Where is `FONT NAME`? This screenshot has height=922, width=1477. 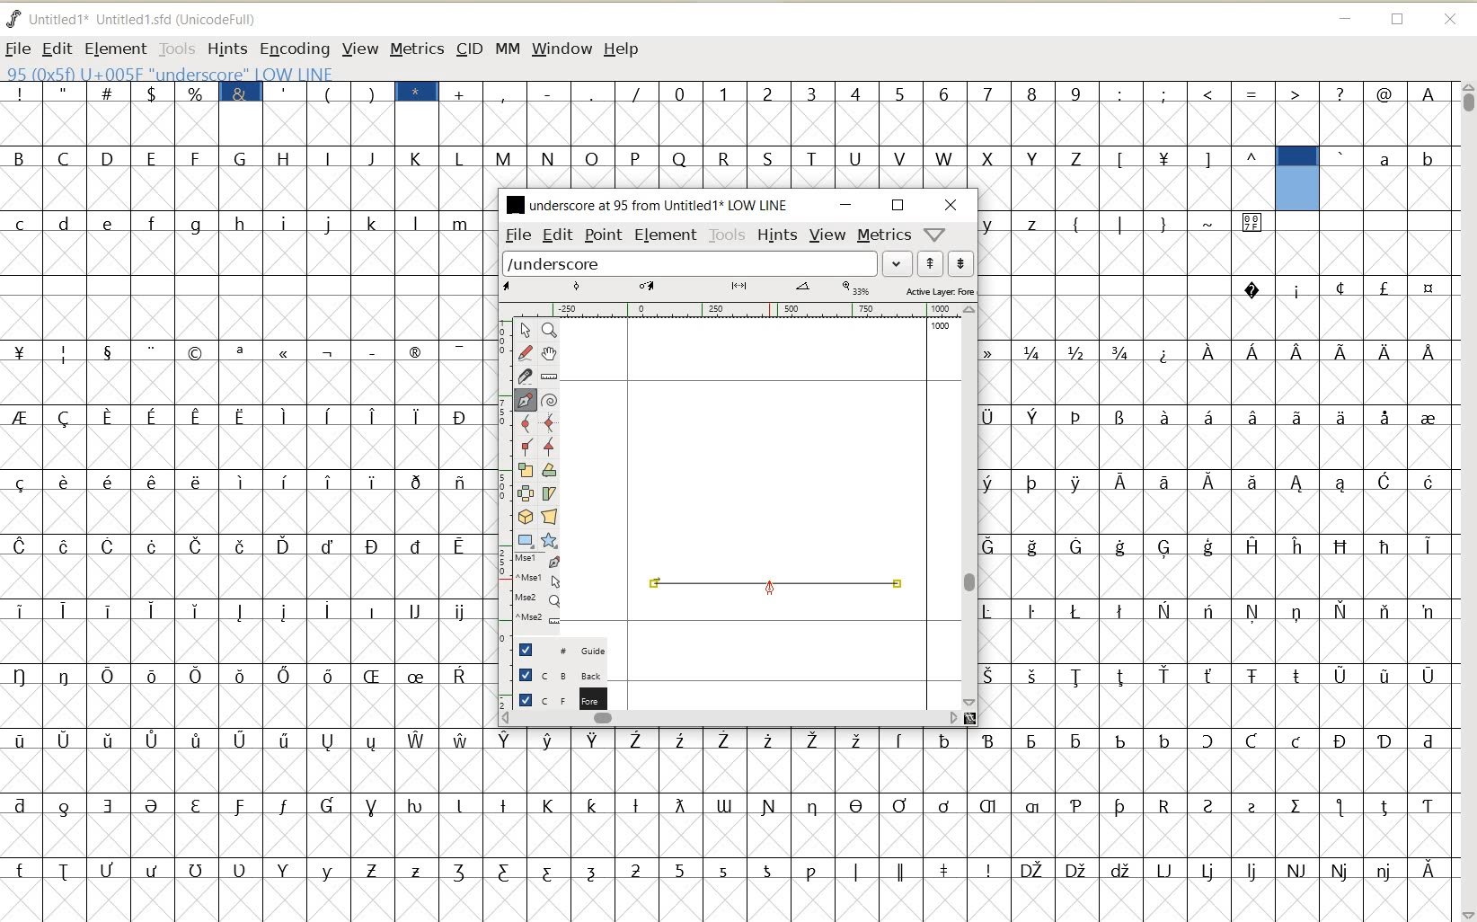
FONT NAME is located at coordinates (645, 204).